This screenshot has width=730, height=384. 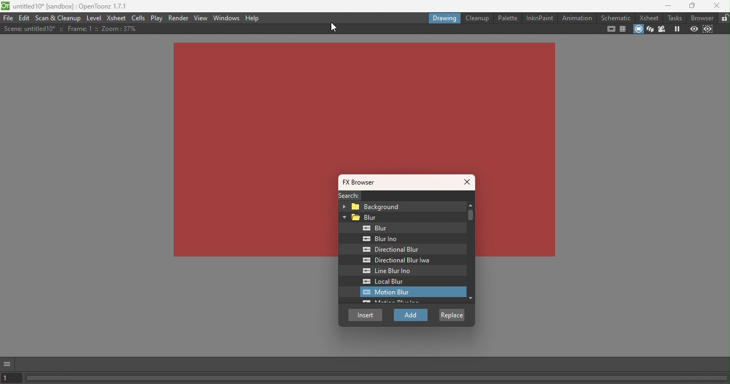 What do you see at coordinates (663, 28) in the screenshot?
I see `Camera view` at bounding box center [663, 28].